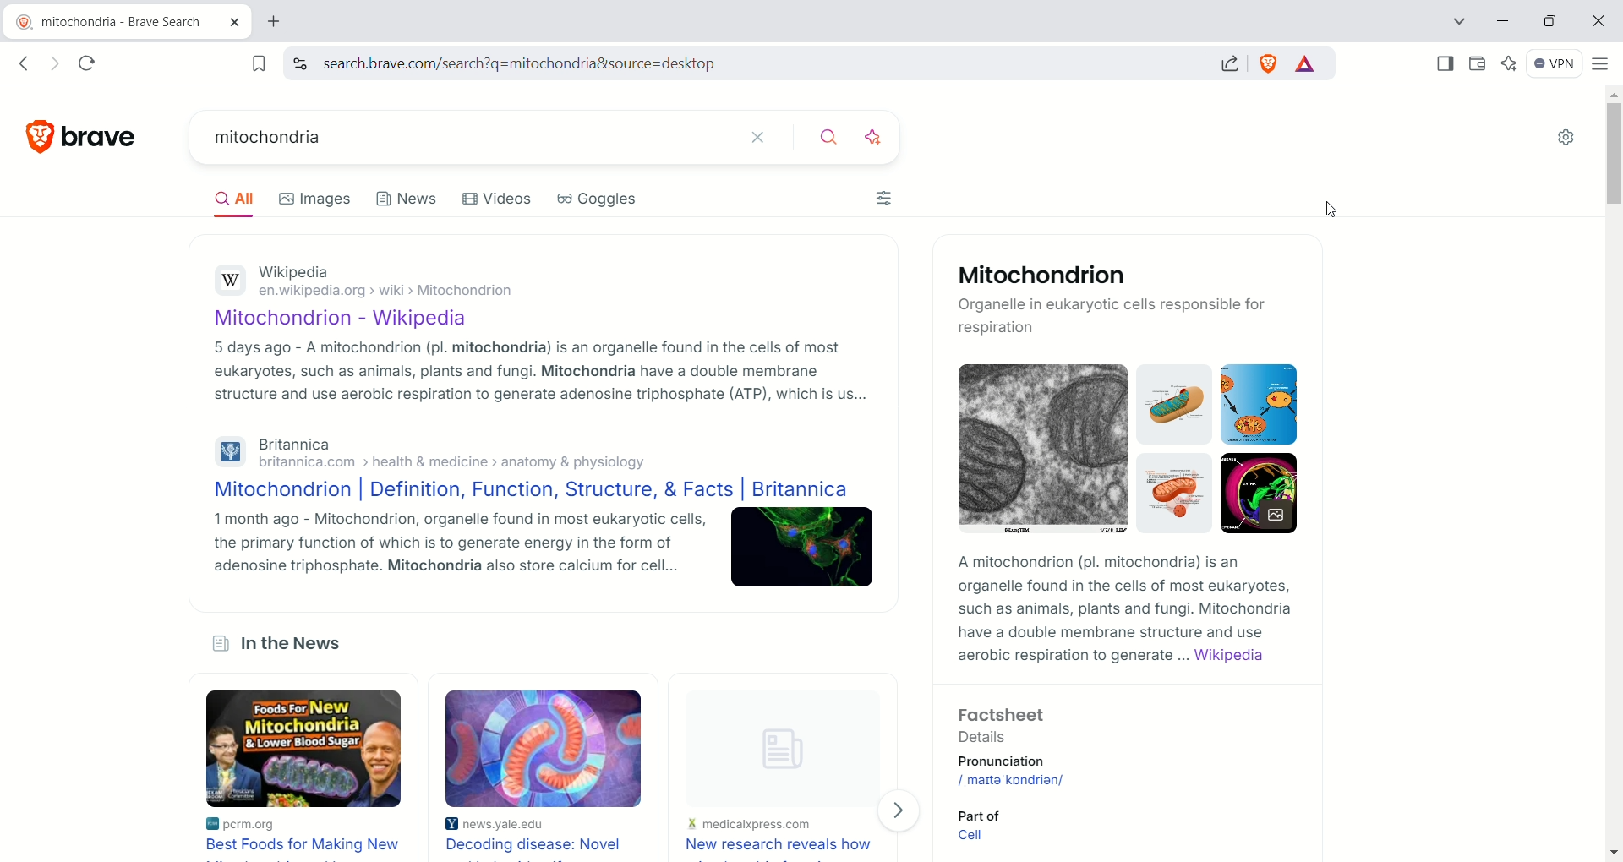 This screenshot has height=862, width=1623. I want to click on leo AI, so click(1511, 65).